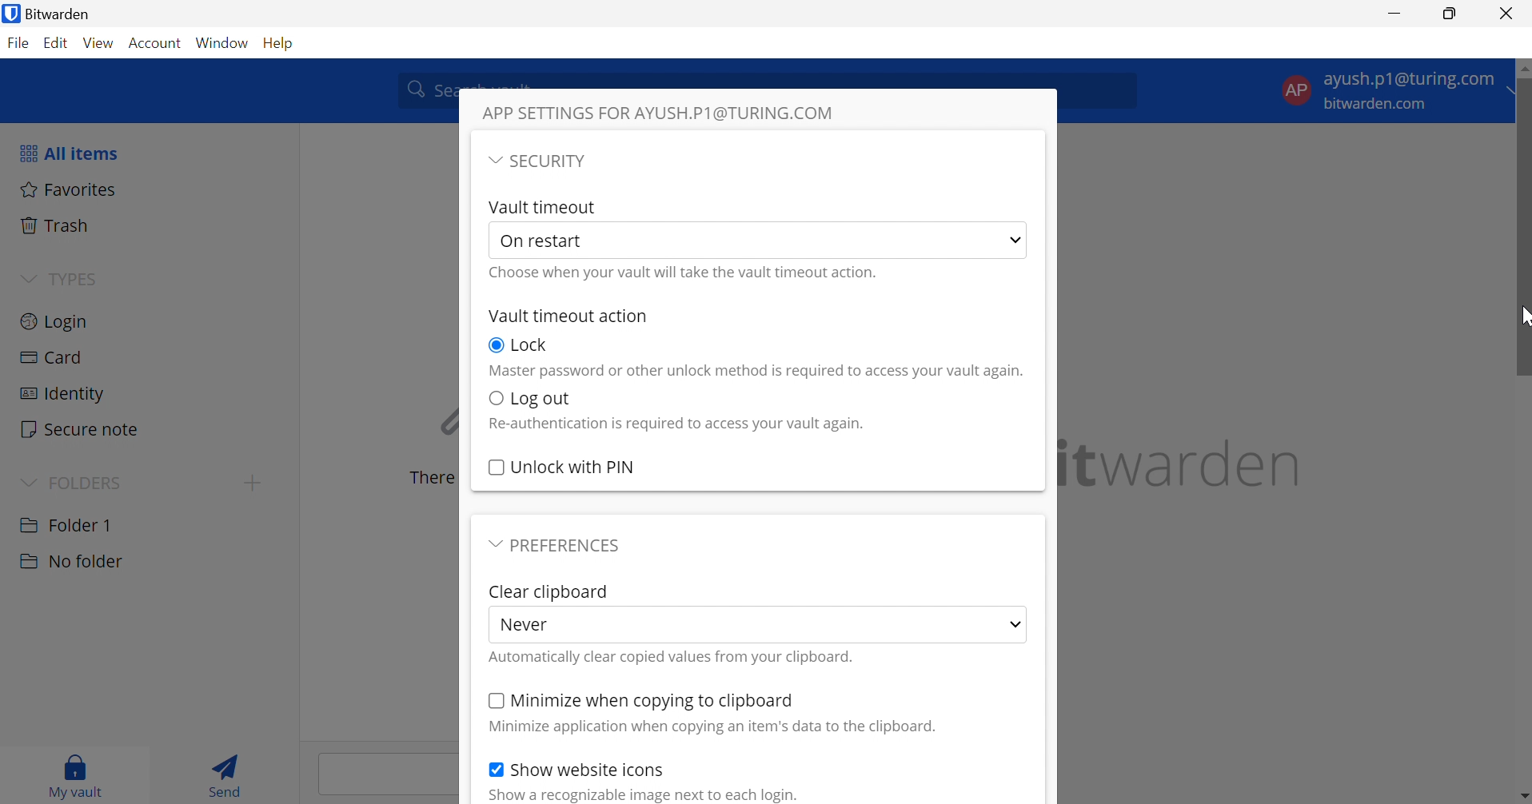  I want to click on Help, so click(281, 42).